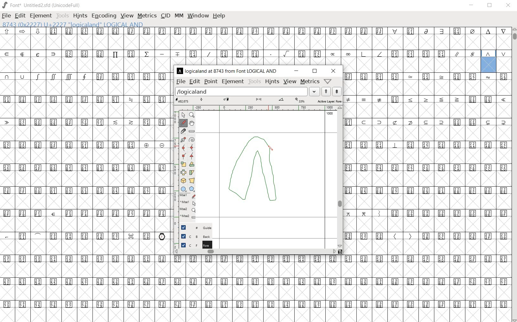  Describe the element at coordinates (254, 81) in the screenshot. I see `tools` at that location.